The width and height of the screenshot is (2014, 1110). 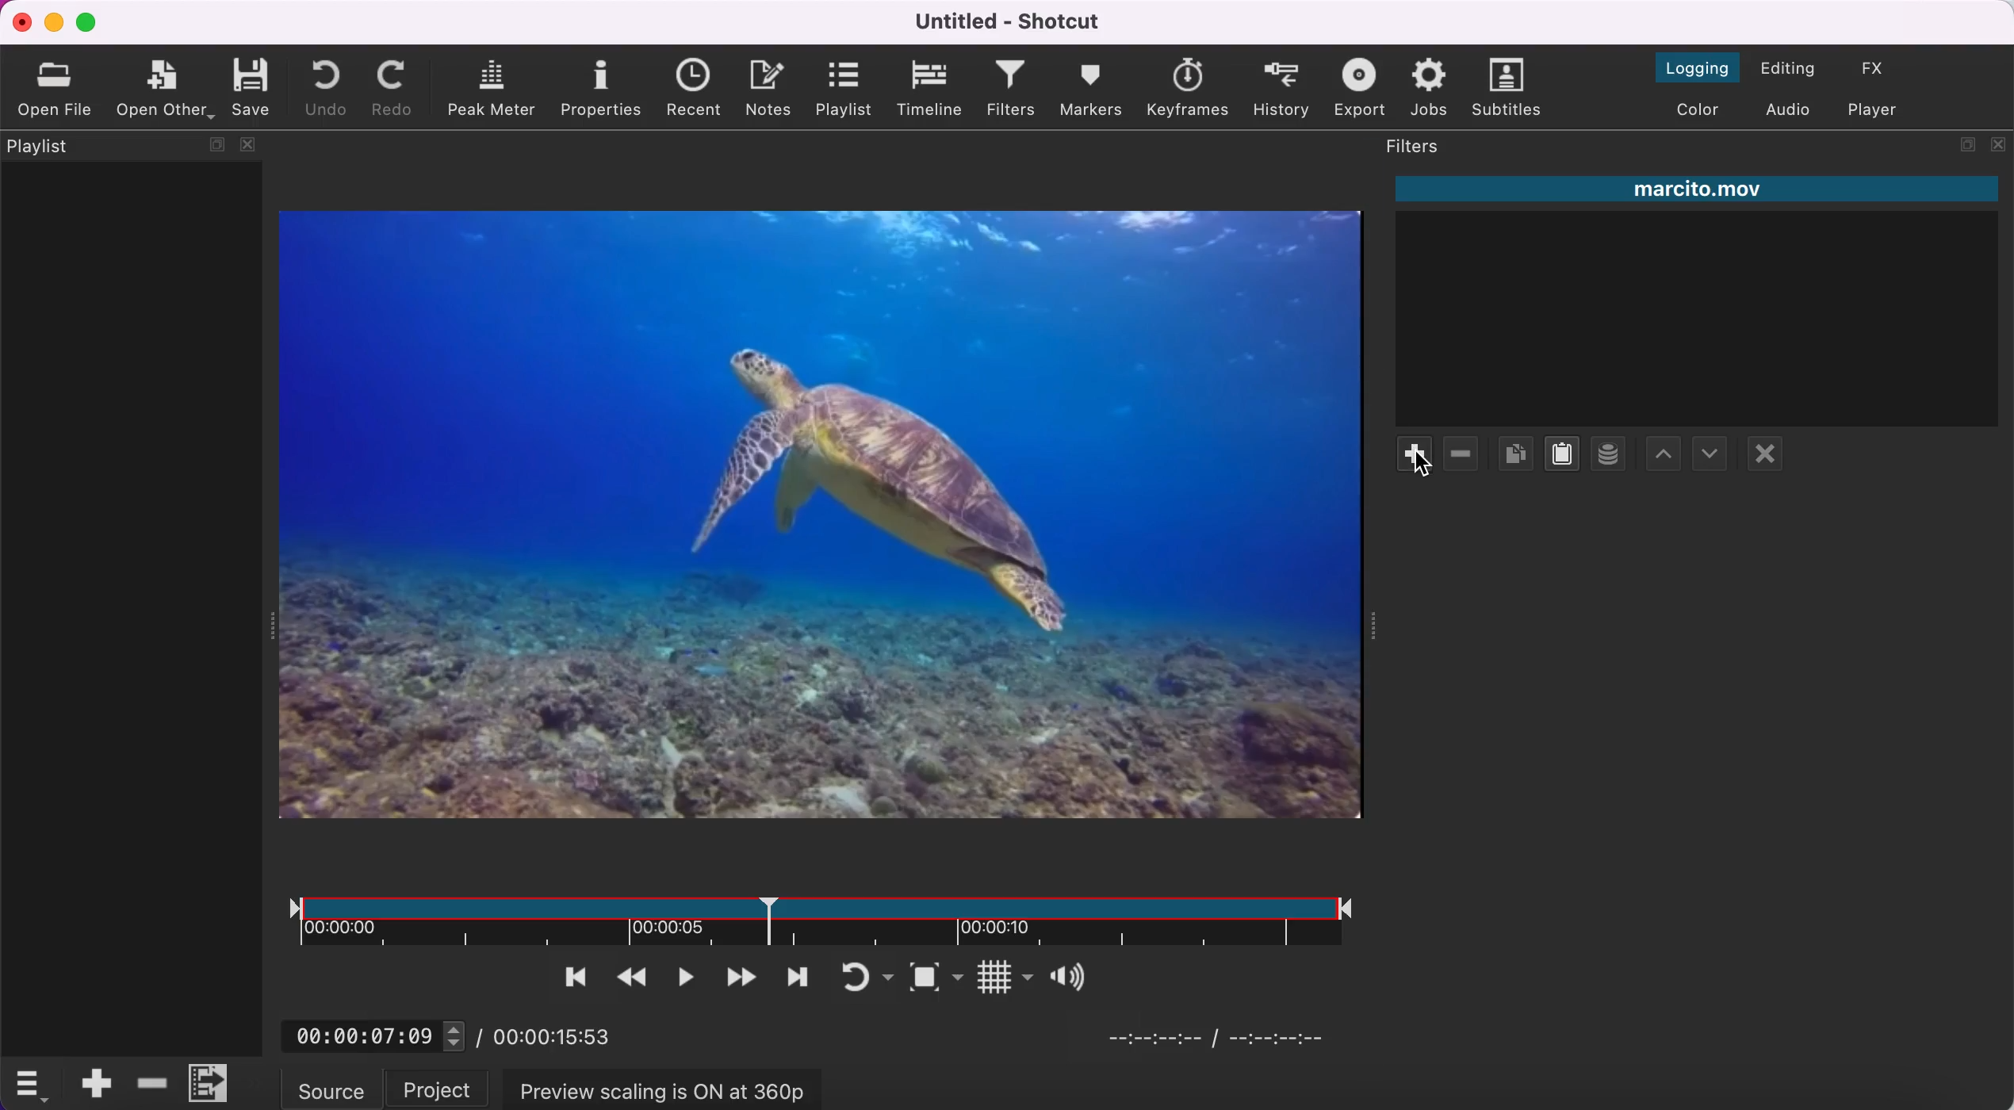 What do you see at coordinates (1185, 84) in the screenshot?
I see `keyframes` at bounding box center [1185, 84].